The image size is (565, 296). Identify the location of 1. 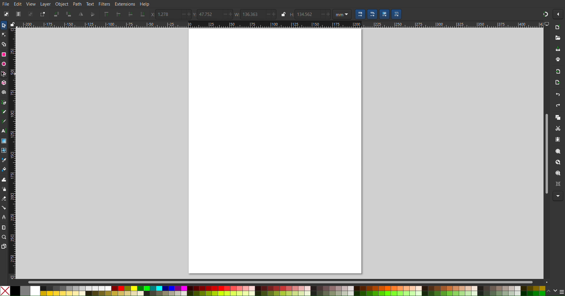
(168, 14).